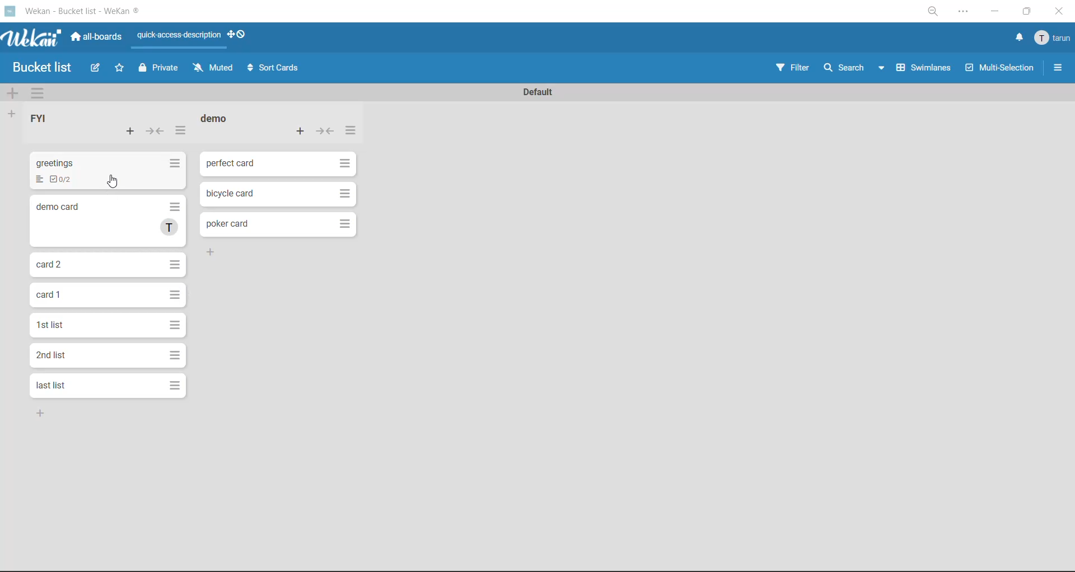 Image resolution: width=1075 pixels, height=572 pixels. What do you see at coordinates (966, 13) in the screenshot?
I see `settings` at bounding box center [966, 13].